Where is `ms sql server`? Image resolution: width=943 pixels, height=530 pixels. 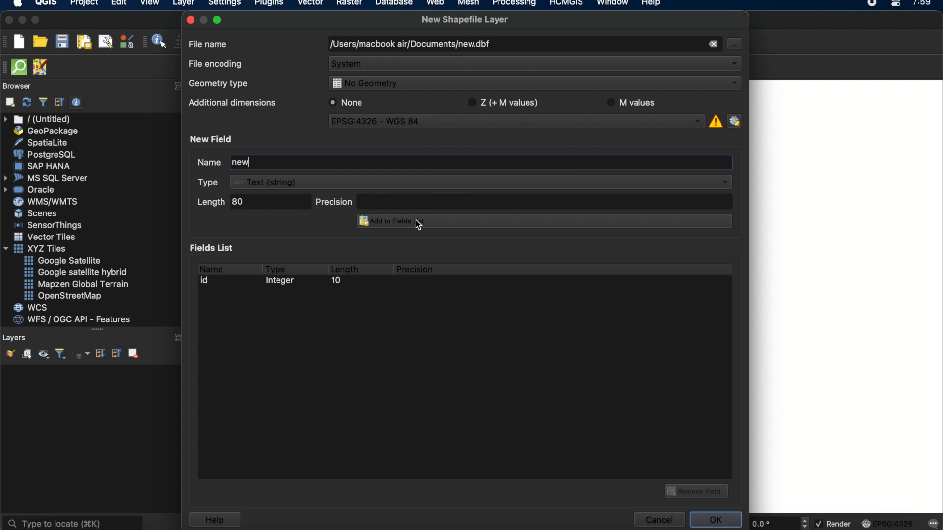
ms sql server is located at coordinates (48, 177).